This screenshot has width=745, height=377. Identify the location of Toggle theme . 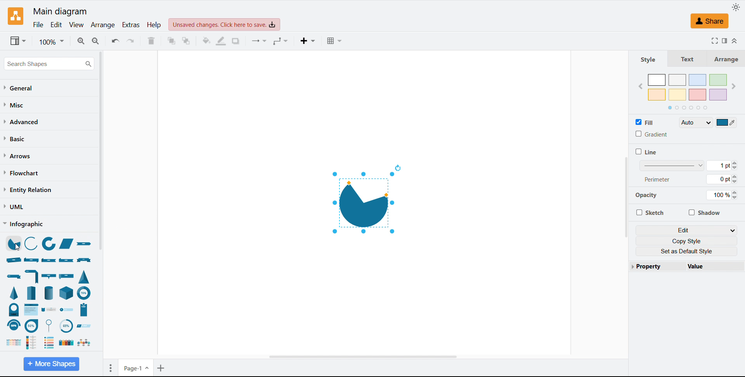
(736, 7).